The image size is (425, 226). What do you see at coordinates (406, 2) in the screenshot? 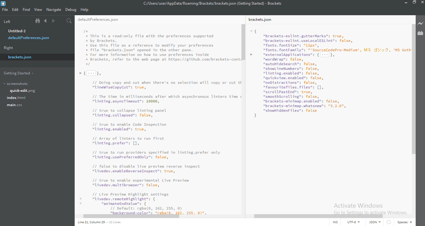
I see `minimize` at bounding box center [406, 2].